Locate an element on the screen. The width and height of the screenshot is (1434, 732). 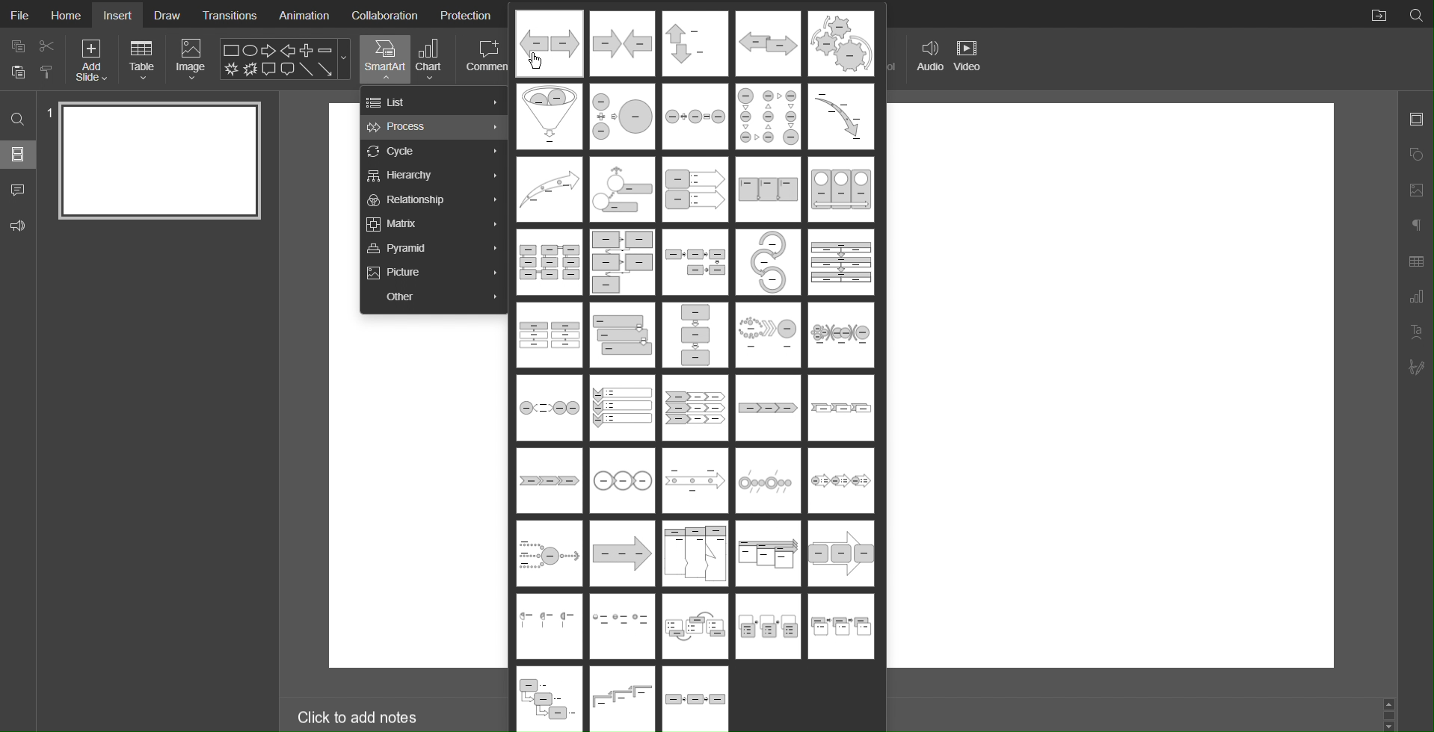
Process Template 4 is located at coordinates (769, 44).